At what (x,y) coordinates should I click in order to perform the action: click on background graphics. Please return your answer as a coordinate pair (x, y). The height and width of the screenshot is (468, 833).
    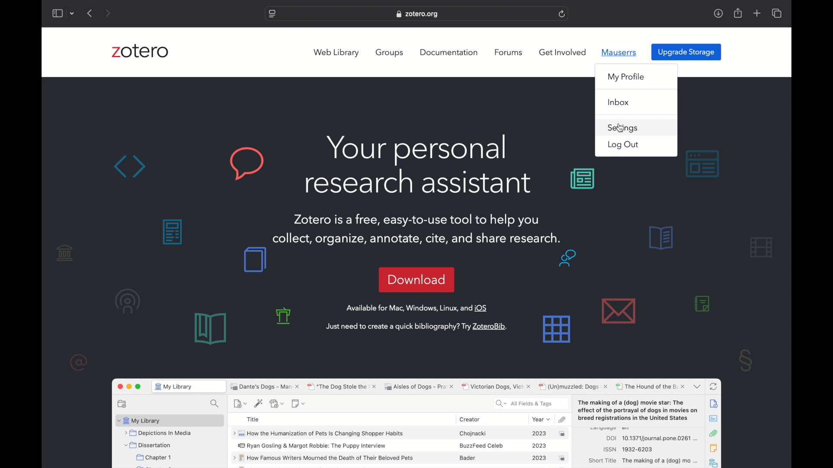
    Looking at the image, I should click on (589, 297).